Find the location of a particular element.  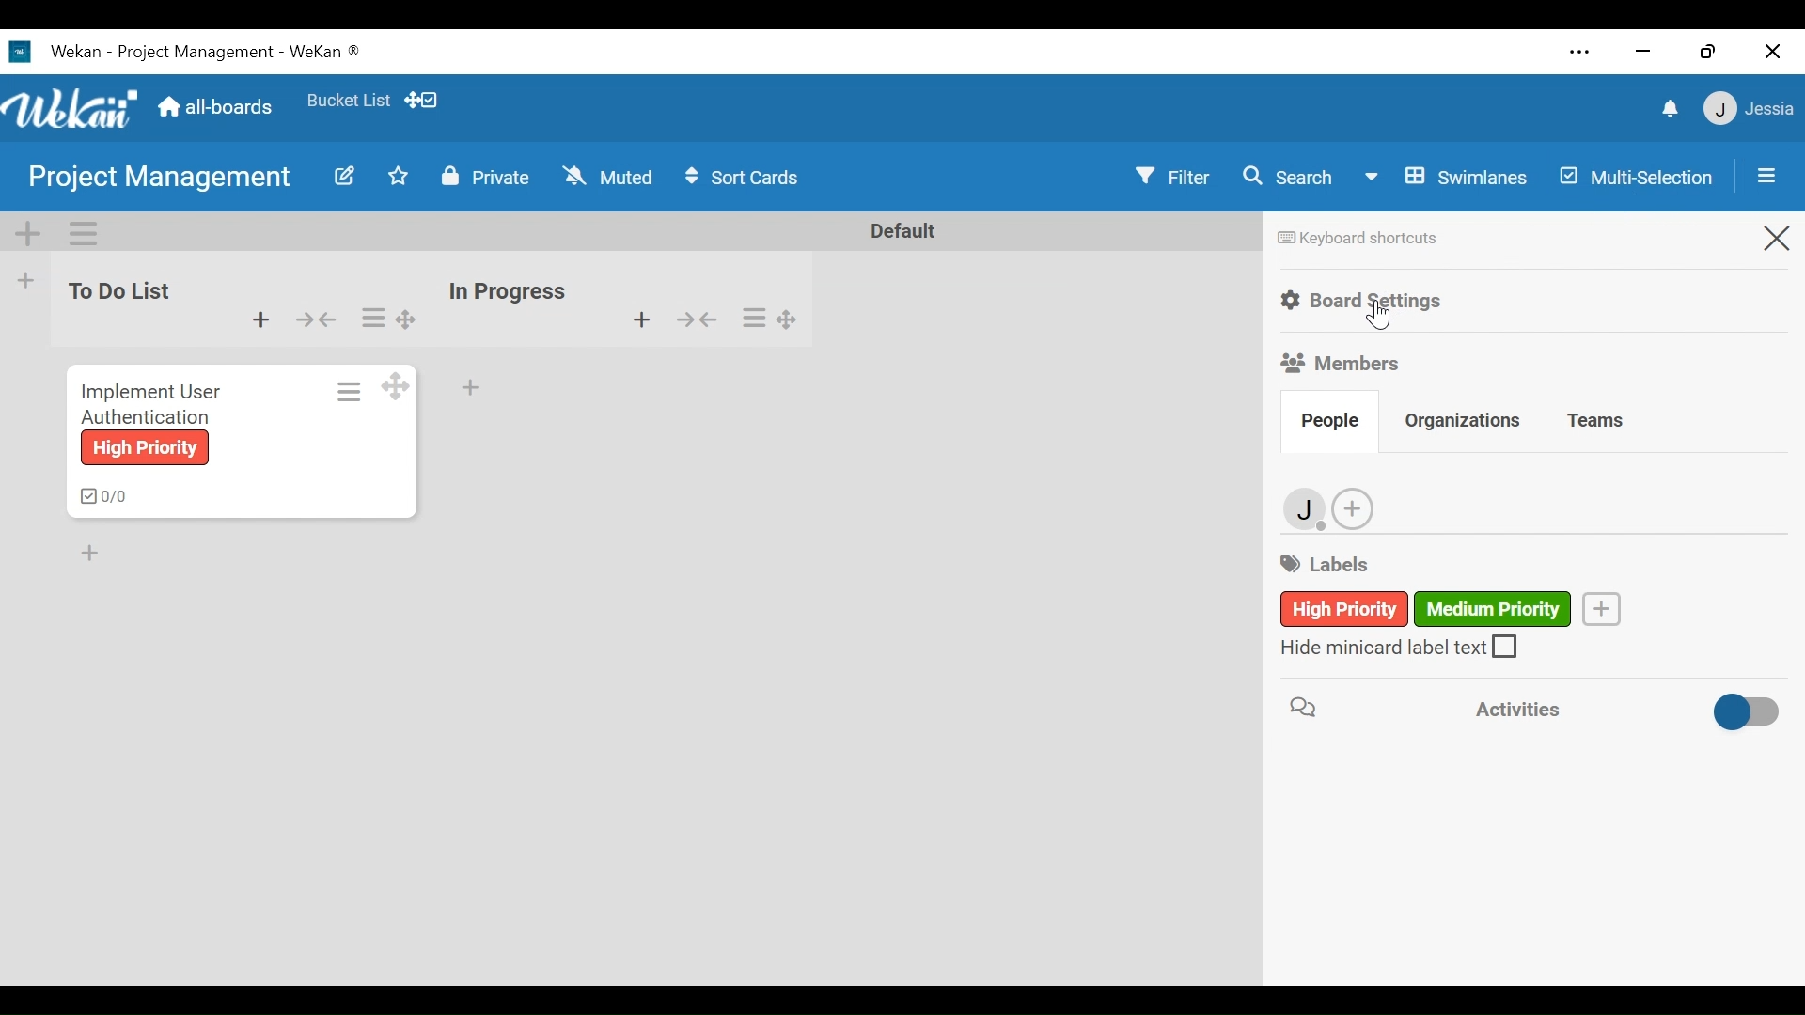

Add member is located at coordinates (1356, 511).